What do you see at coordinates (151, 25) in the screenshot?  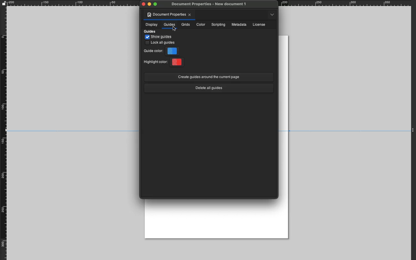 I see `Display` at bounding box center [151, 25].